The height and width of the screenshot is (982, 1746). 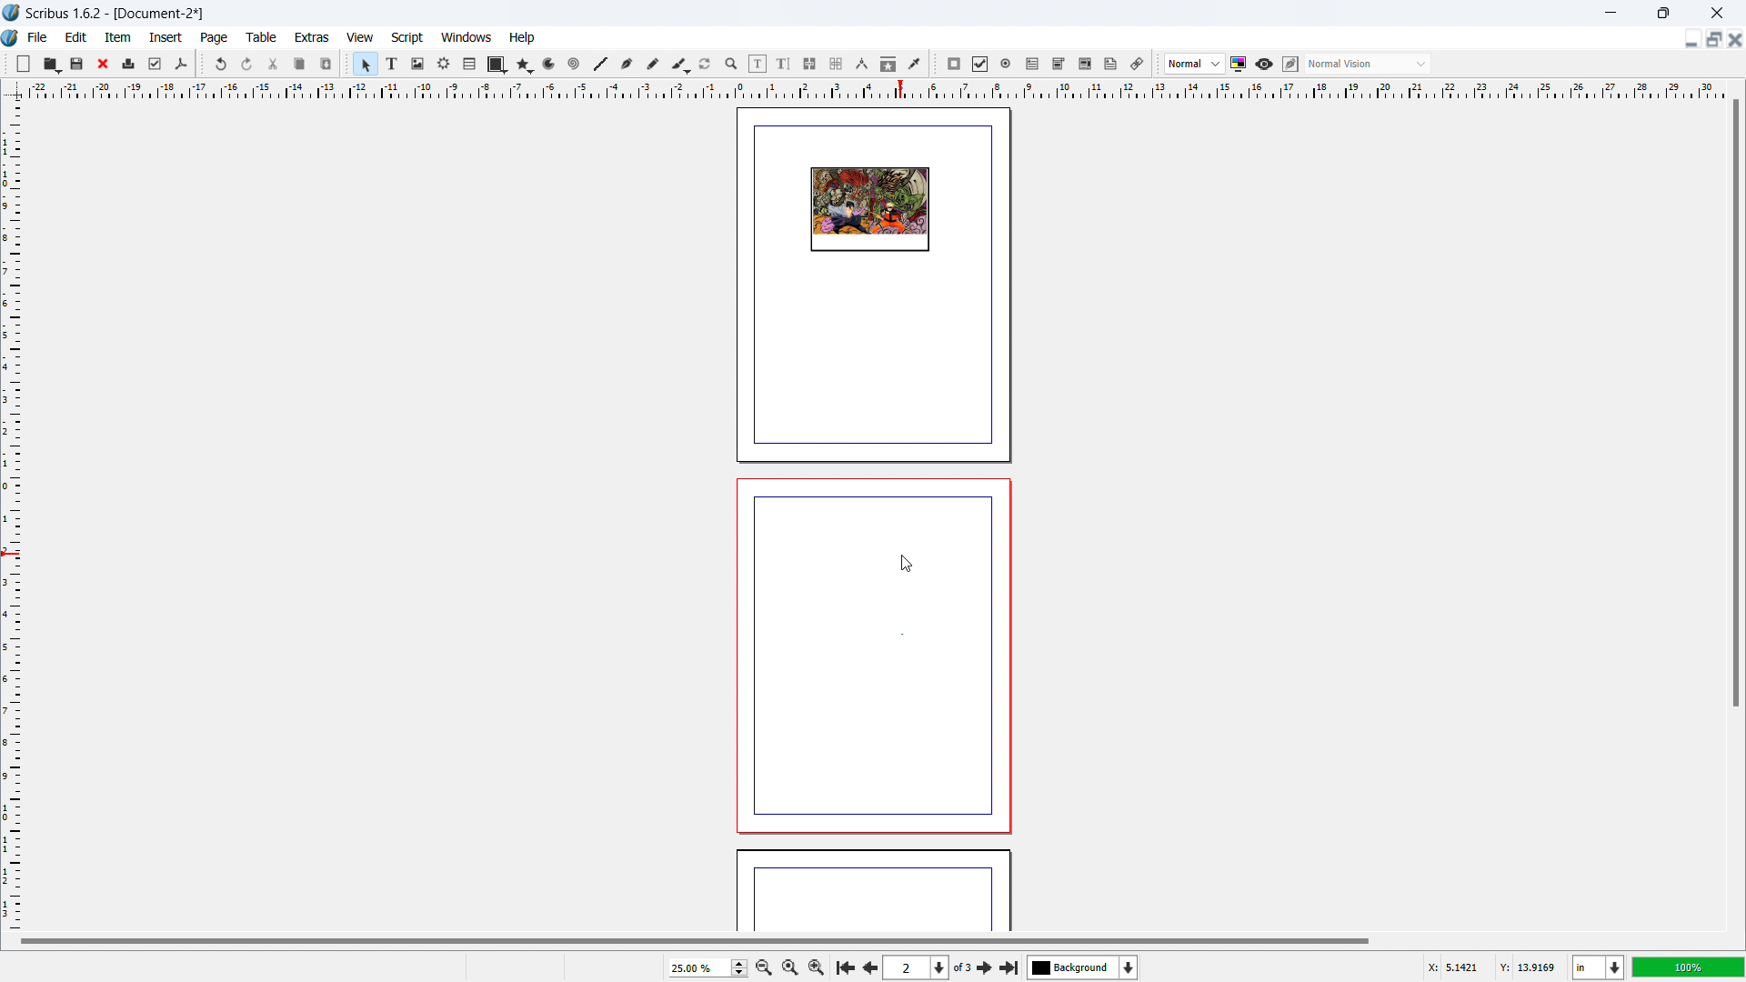 What do you see at coordinates (817, 966) in the screenshot?
I see `zoom in by the stepping value in tool preference` at bounding box center [817, 966].